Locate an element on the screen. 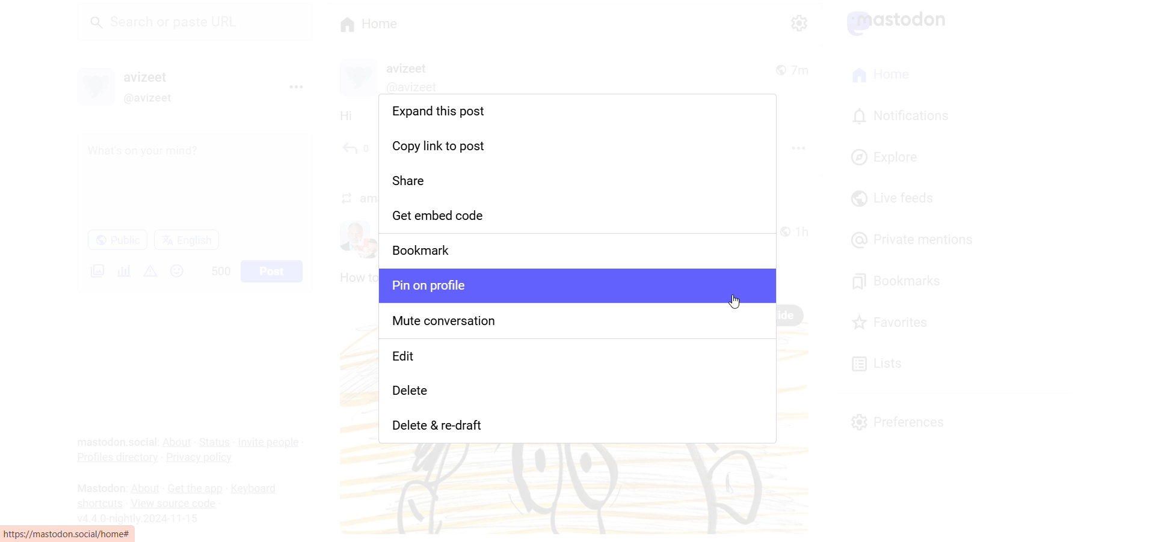 Image resolution: width=1155 pixels, height=542 pixels. Shortcuts is located at coordinates (99, 502).